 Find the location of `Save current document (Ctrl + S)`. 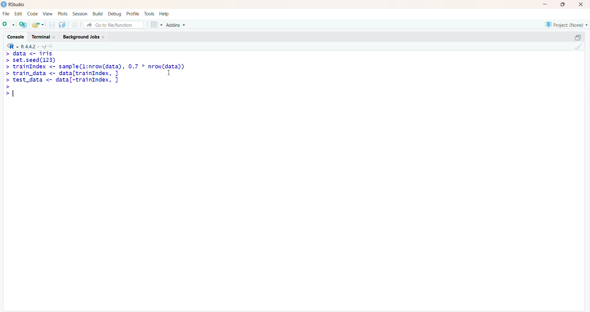

Save current document (Ctrl + S) is located at coordinates (51, 25).